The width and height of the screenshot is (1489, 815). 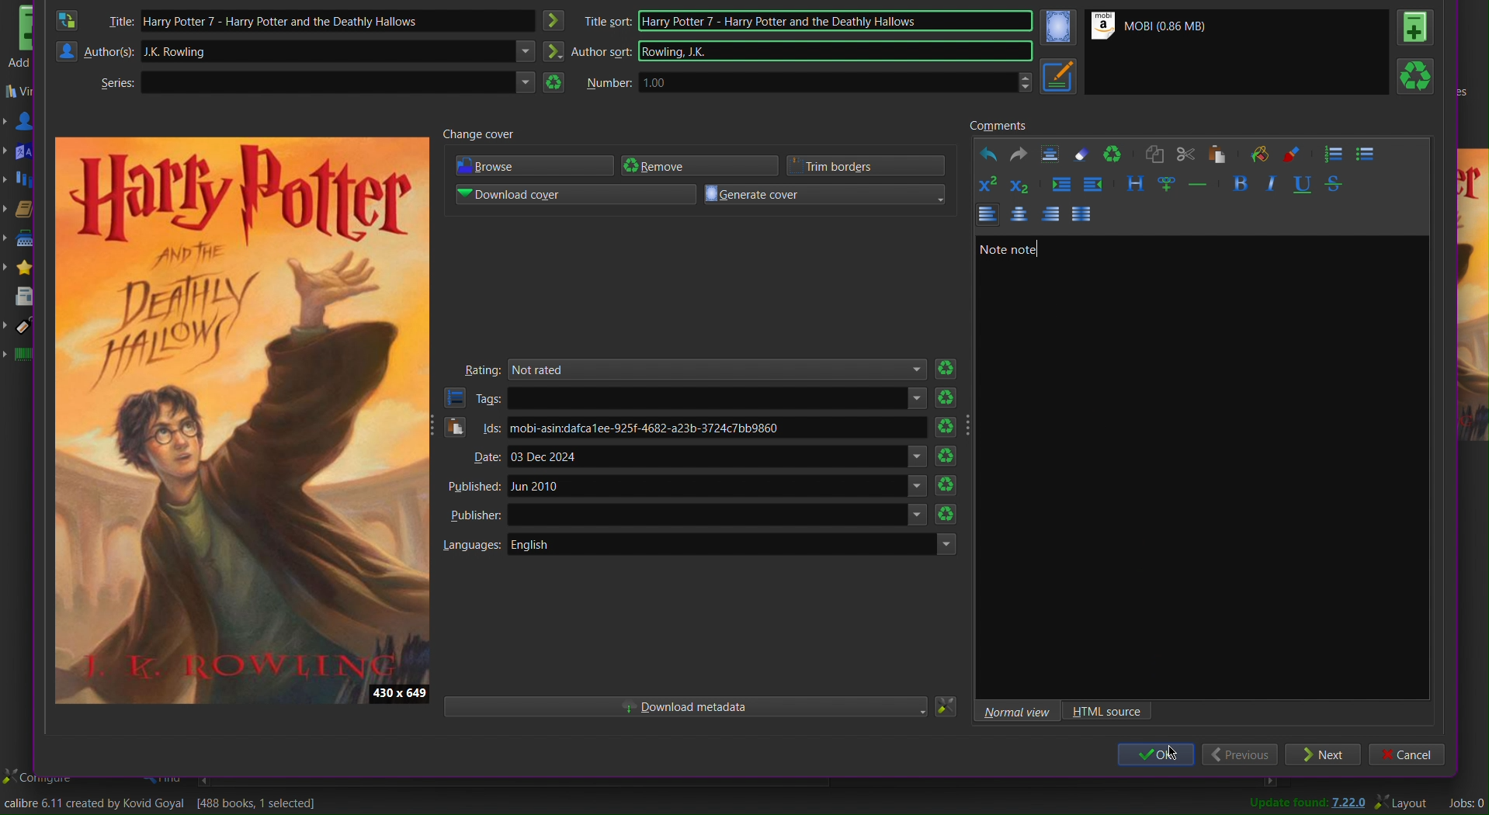 I want to click on Not rated, so click(x=720, y=369).